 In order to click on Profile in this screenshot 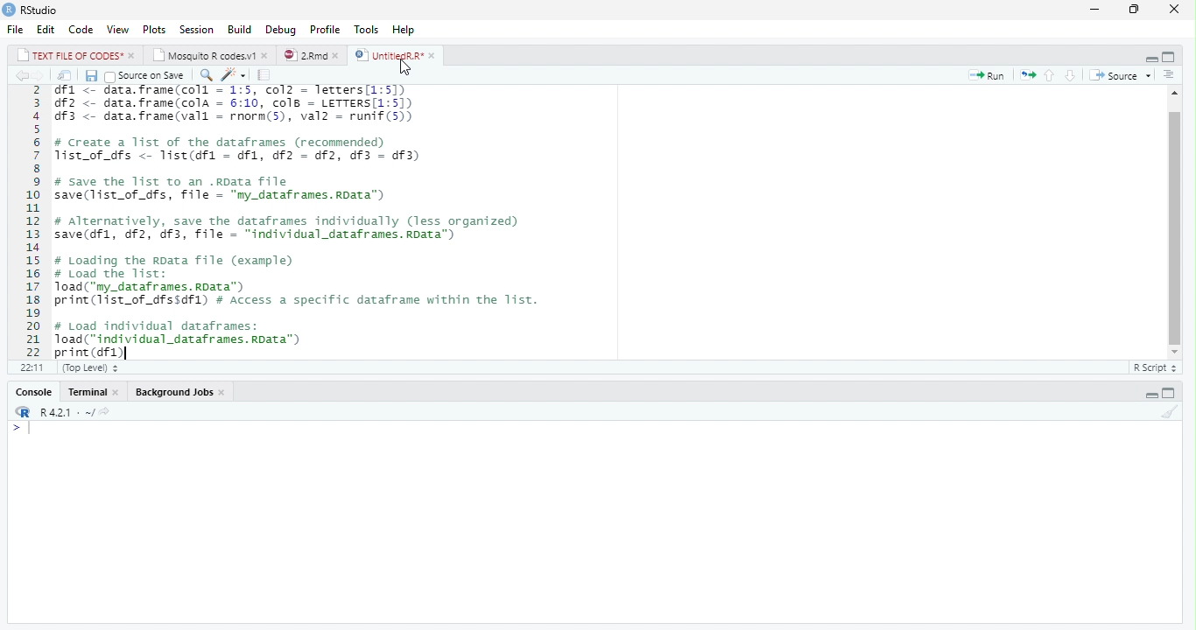, I will do `click(326, 29)`.